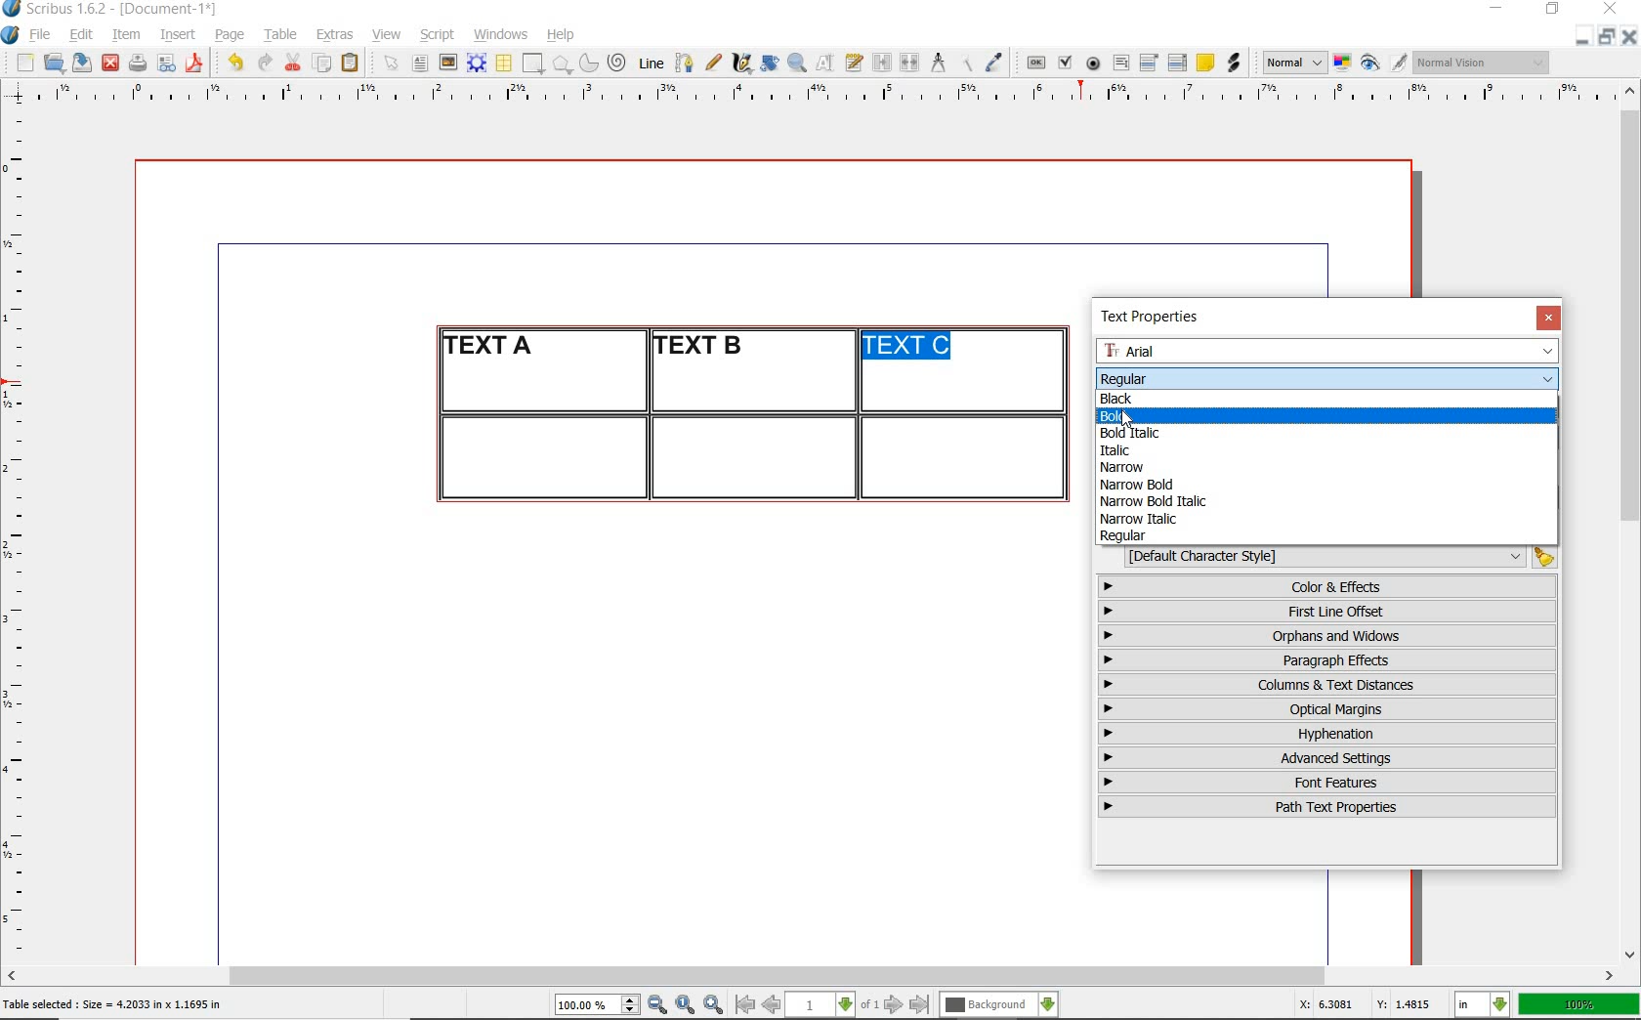 The height and width of the screenshot is (1020, 1641). Describe the element at coordinates (825, 62) in the screenshot. I see `edit contents of frame` at that location.